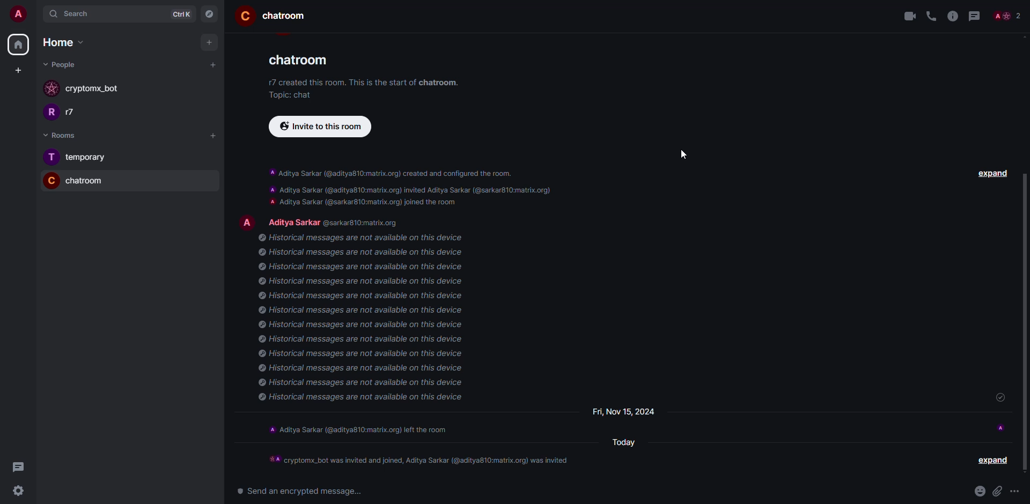 The width and height of the screenshot is (1030, 504). I want to click on more, so click(1016, 491).